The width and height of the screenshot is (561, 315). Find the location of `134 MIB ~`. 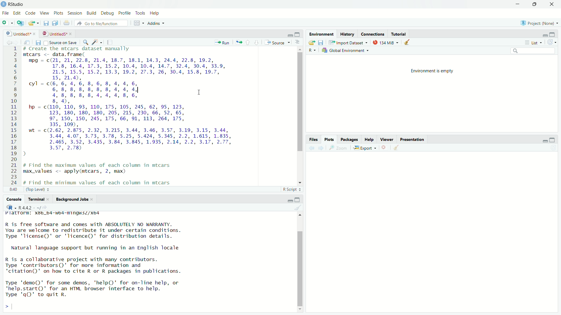

134 MIB ~ is located at coordinates (385, 43).